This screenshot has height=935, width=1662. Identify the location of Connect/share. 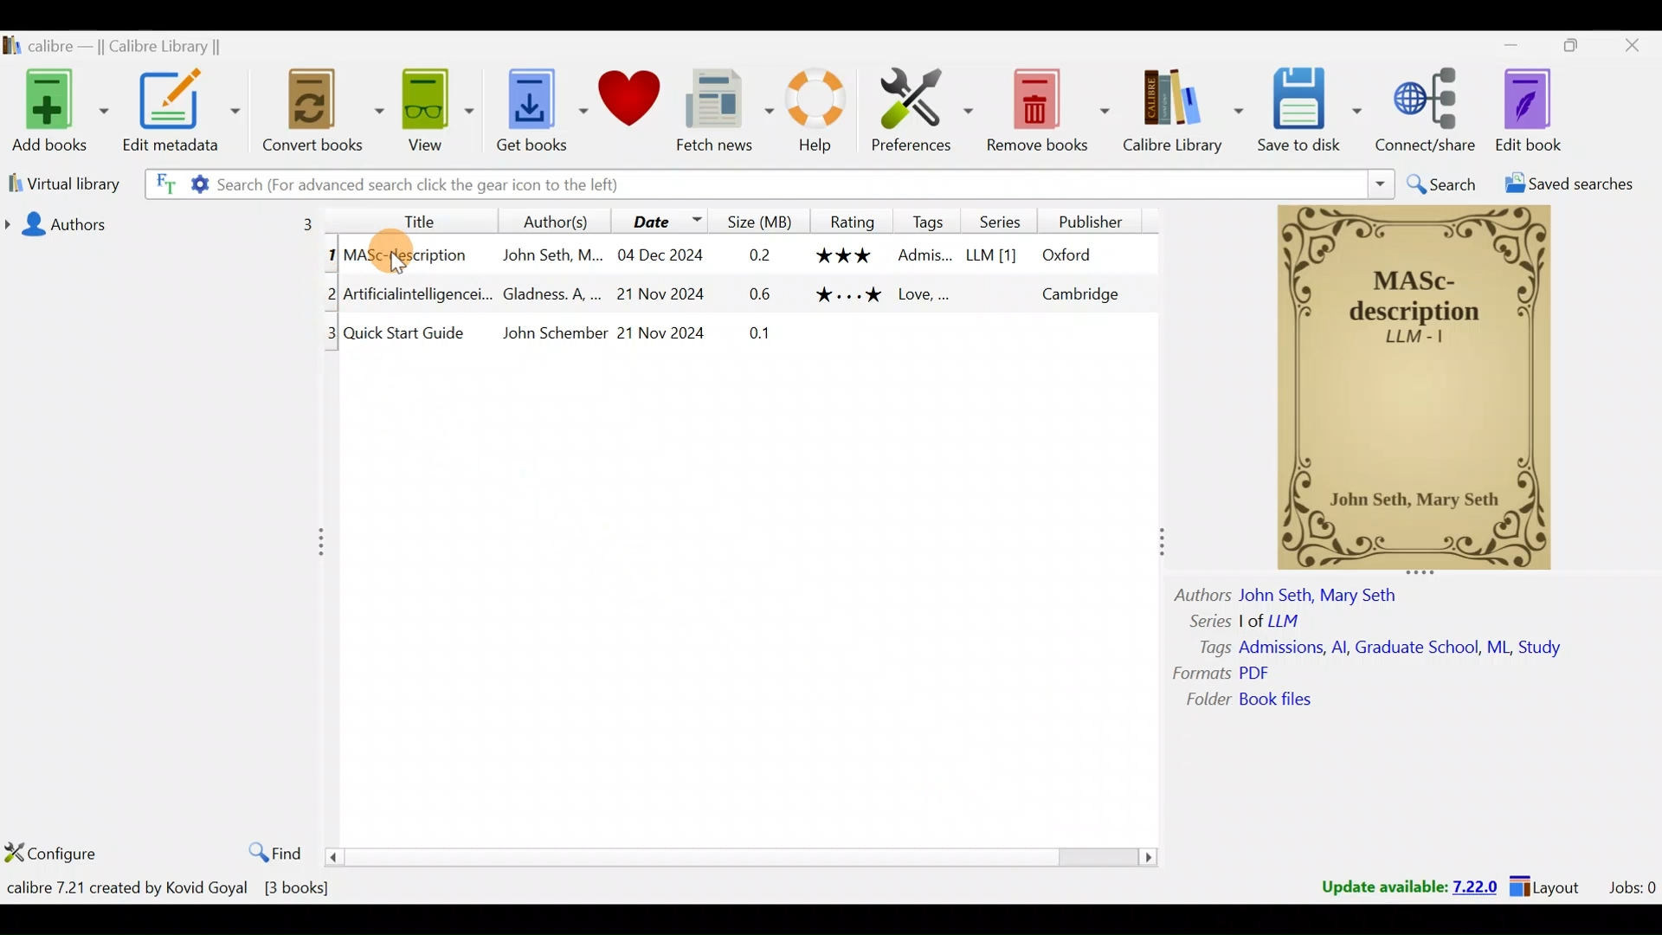
(1427, 111).